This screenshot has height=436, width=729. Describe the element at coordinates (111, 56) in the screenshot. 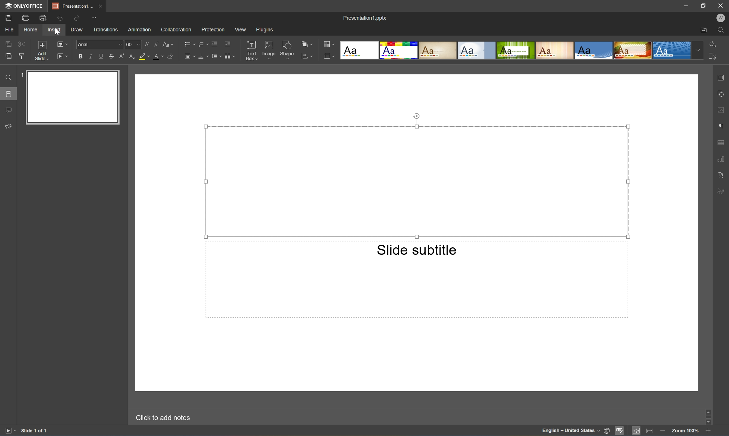

I see `Strikethrough` at that location.